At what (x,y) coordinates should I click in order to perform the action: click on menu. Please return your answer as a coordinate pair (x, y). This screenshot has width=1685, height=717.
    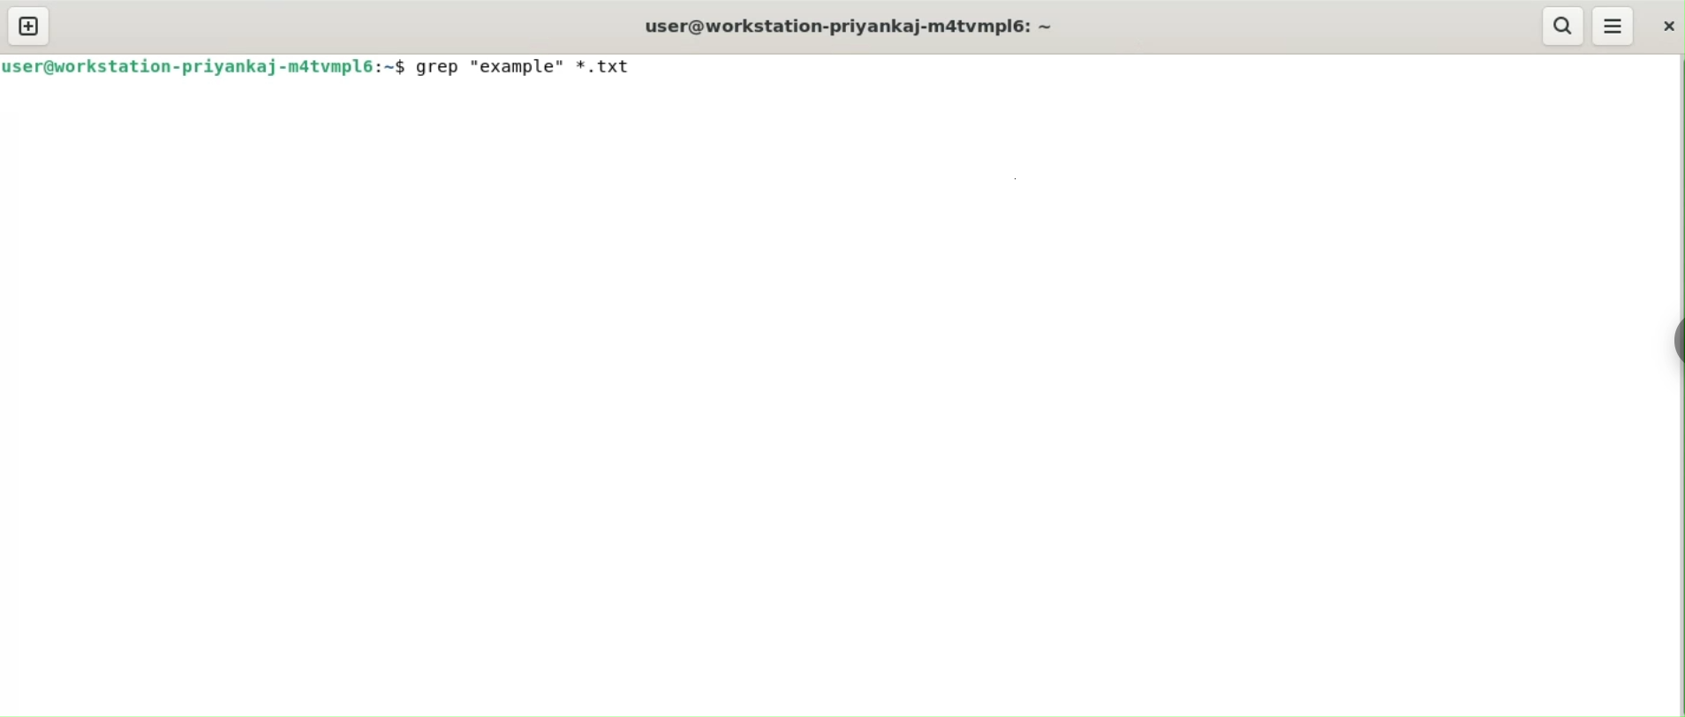
    Looking at the image, I should click on (1614, 26).